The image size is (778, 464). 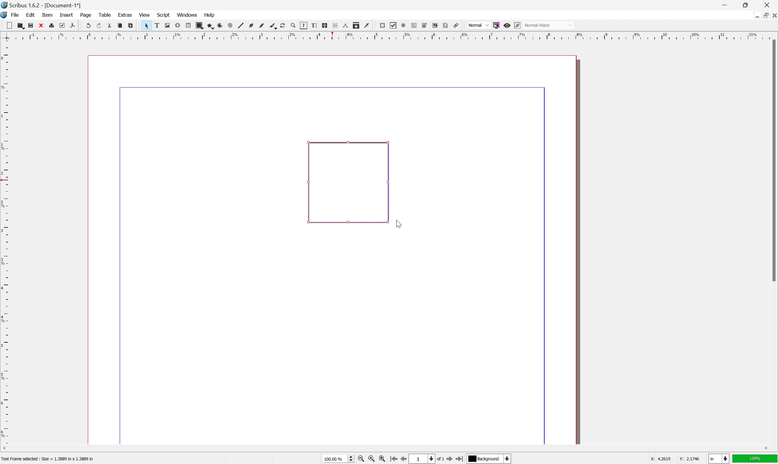 What do you see at coordinates (338, 458) in the screenshot?
I see `select current zoom level` at bounding box center [338, 458].